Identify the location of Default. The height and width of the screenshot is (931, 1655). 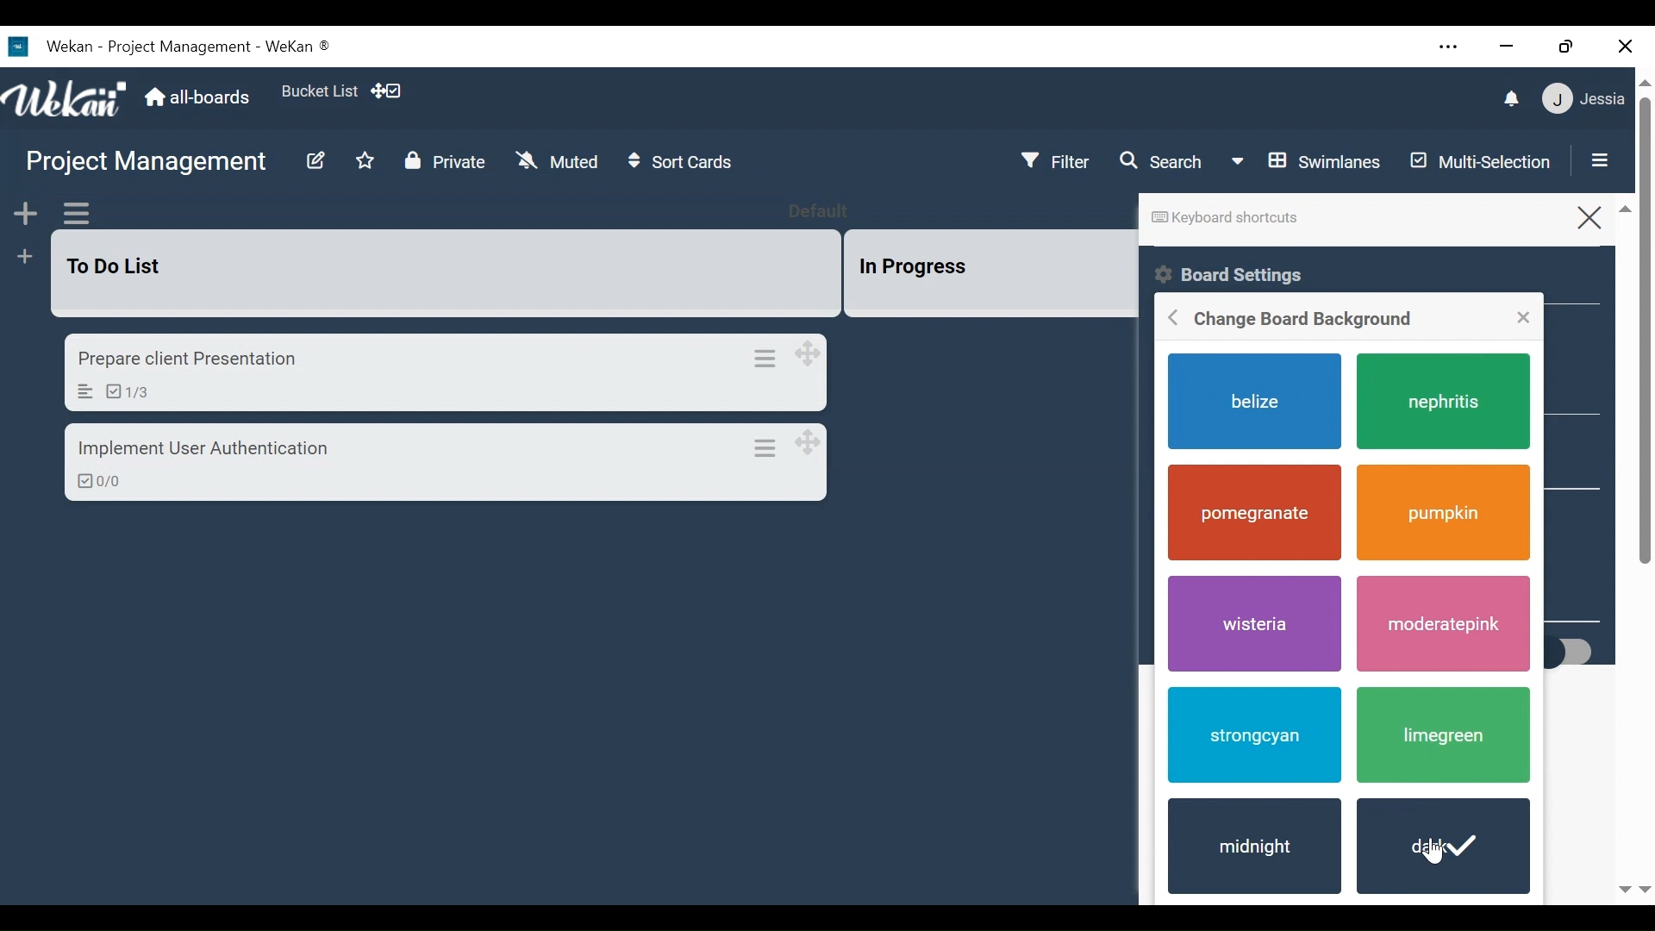
(829, 213).